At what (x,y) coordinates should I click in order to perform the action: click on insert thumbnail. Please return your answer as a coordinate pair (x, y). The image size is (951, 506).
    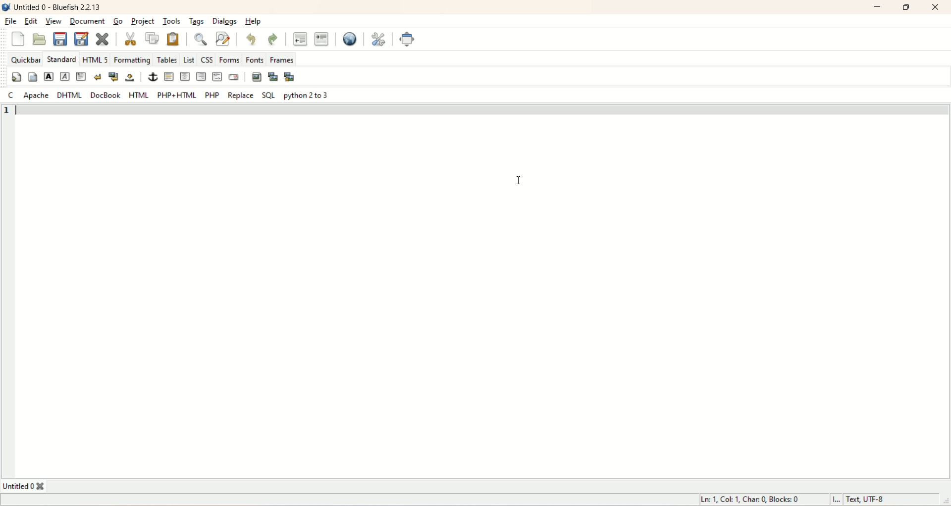
    Looking at the image, I should click on (273, 77).